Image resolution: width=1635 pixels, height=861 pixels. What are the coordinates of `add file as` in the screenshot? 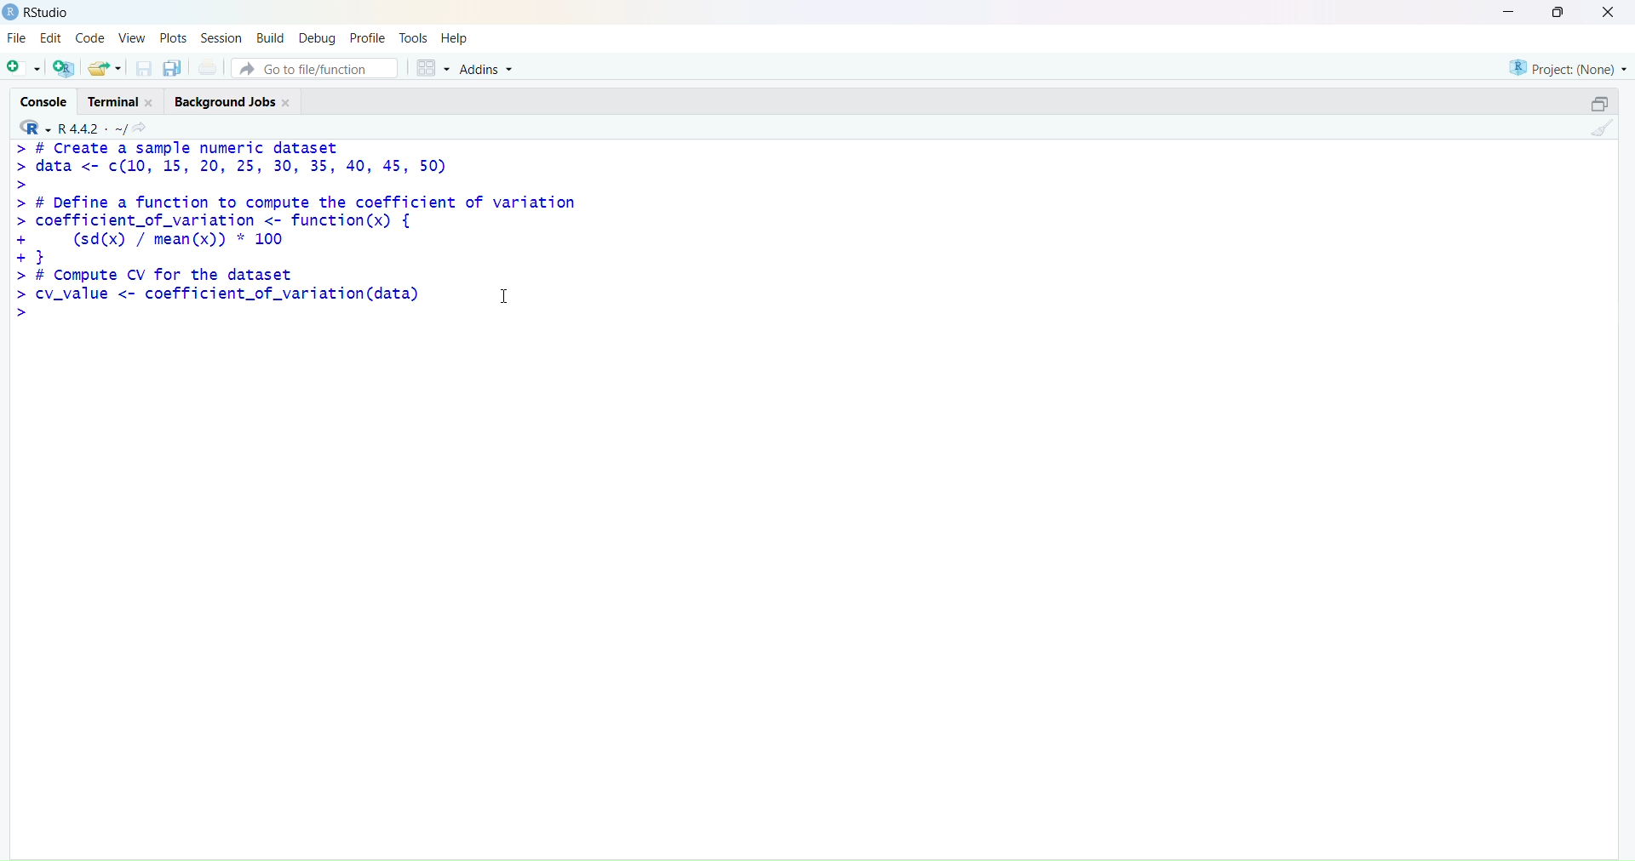 It's located at (24, 69).